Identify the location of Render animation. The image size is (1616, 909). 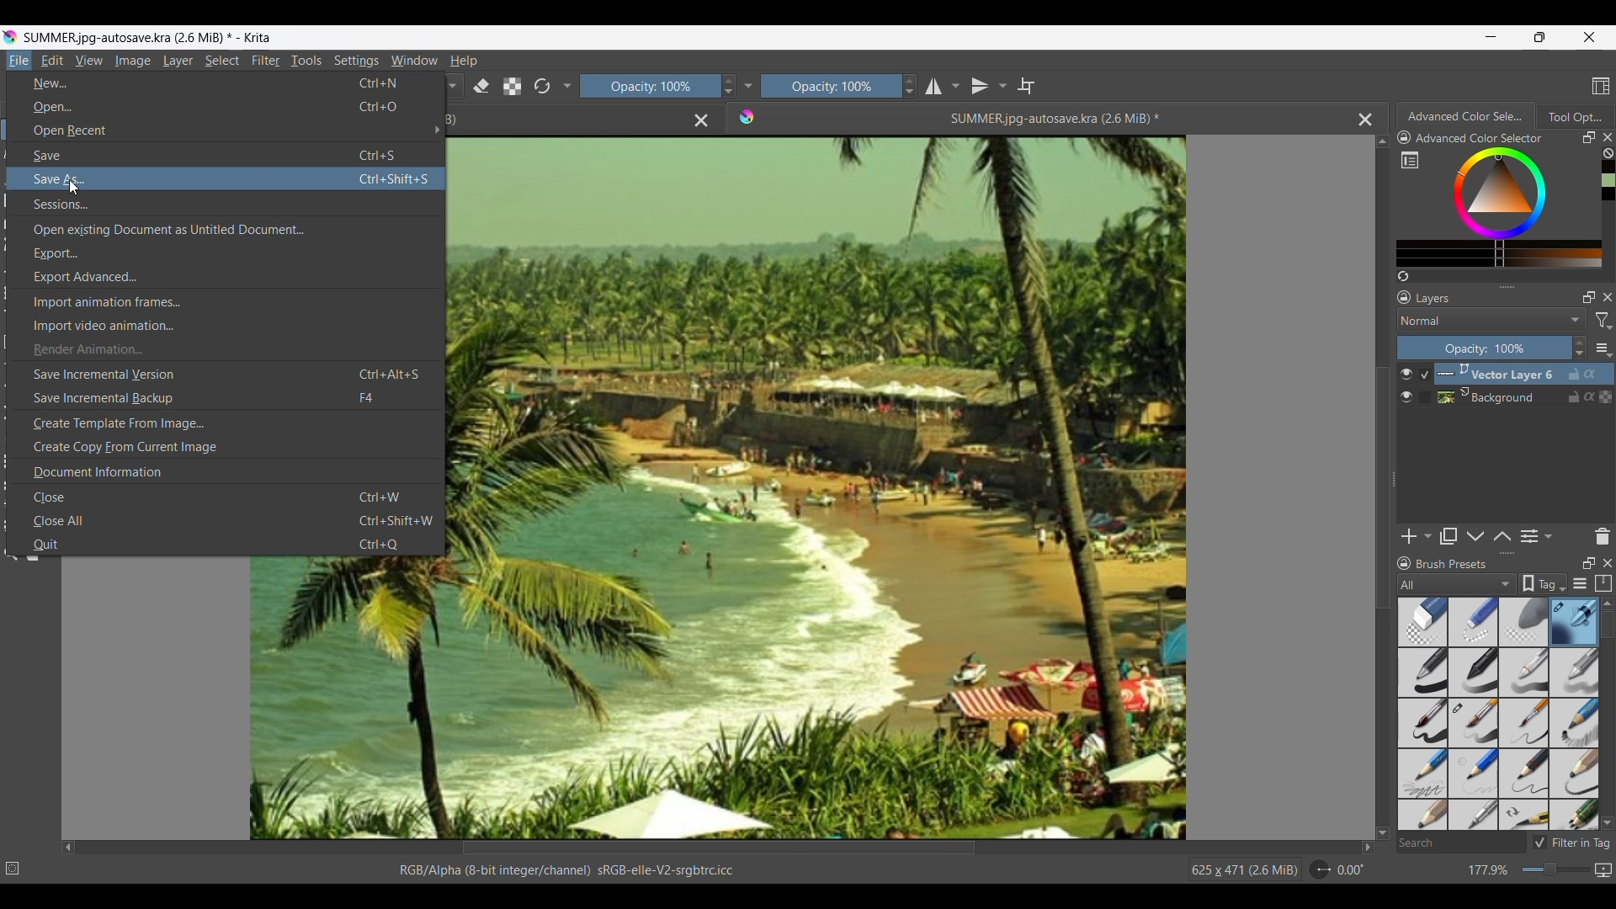
(227, 350).